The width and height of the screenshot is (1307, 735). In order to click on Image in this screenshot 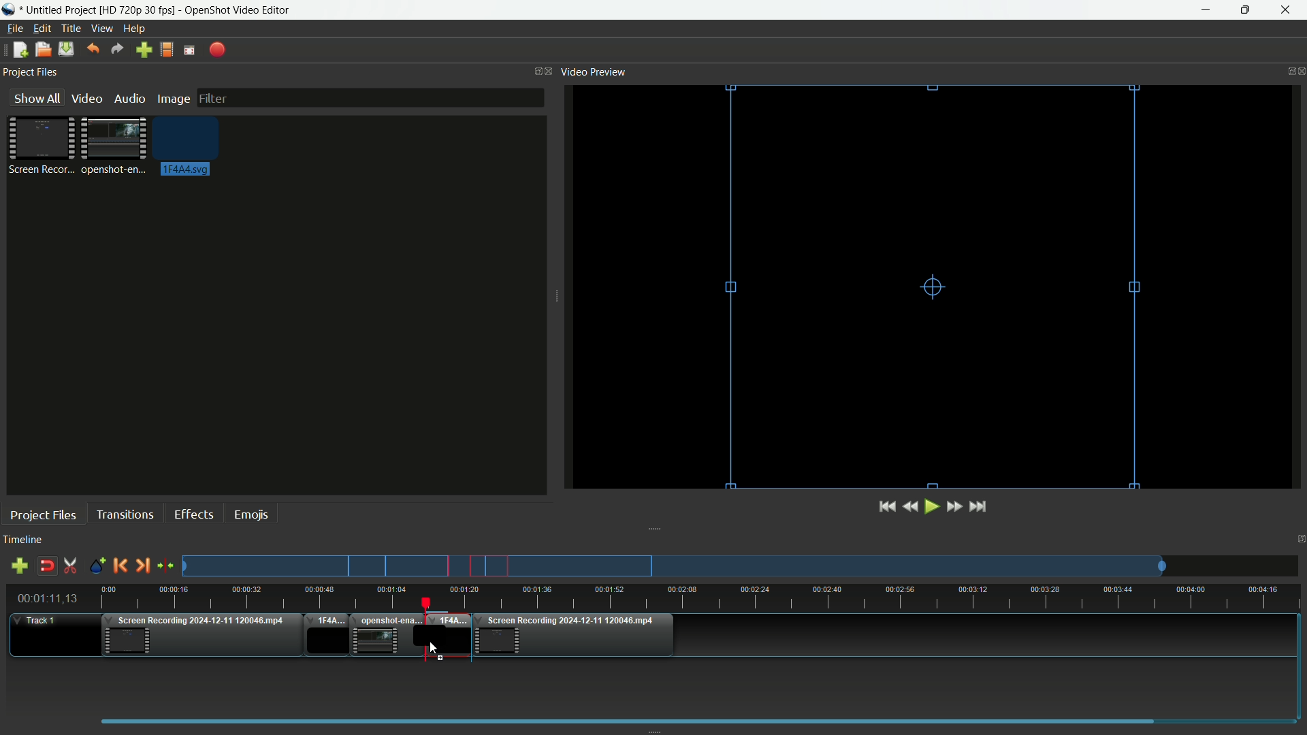, I will do `click(173, 100)`.